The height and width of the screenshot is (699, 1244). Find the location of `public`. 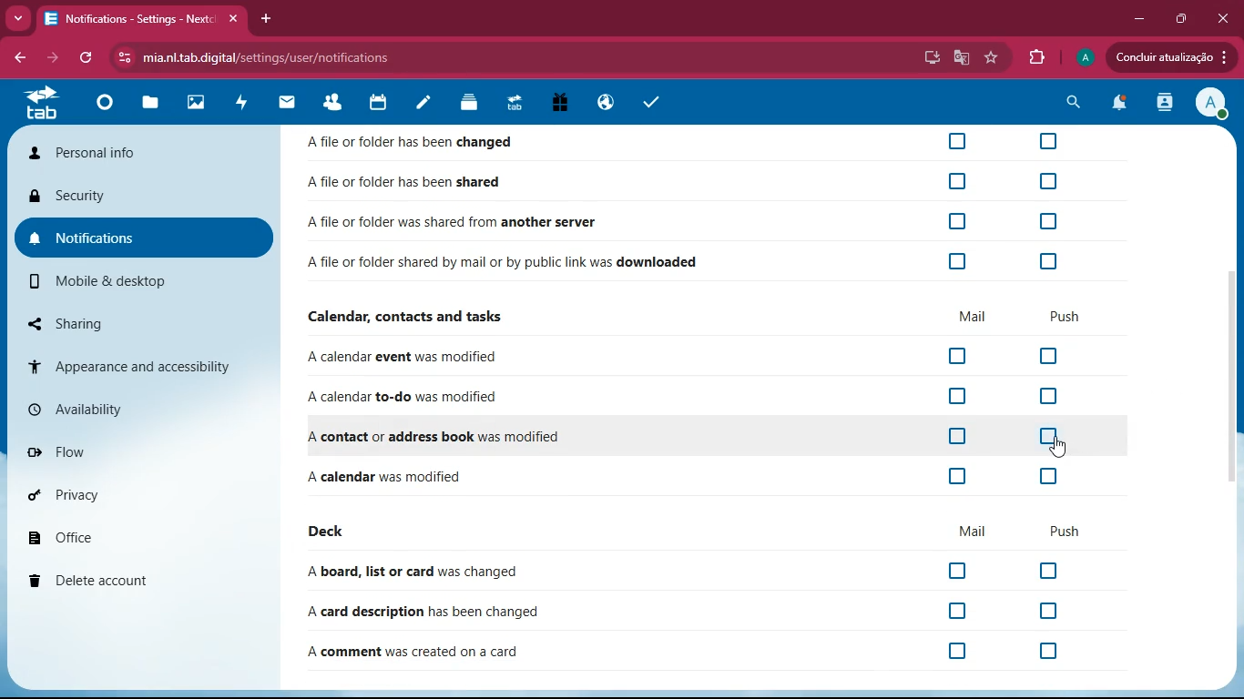

public is located at coordinates (605, 103).